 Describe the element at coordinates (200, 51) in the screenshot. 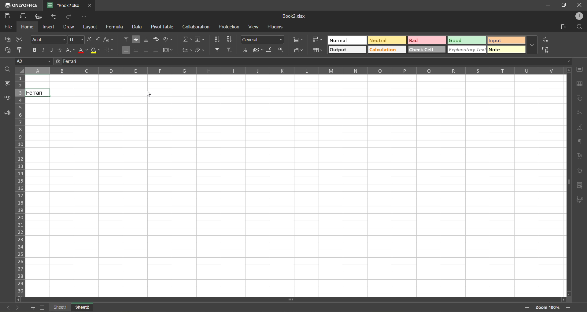

I see `clear` at that location.